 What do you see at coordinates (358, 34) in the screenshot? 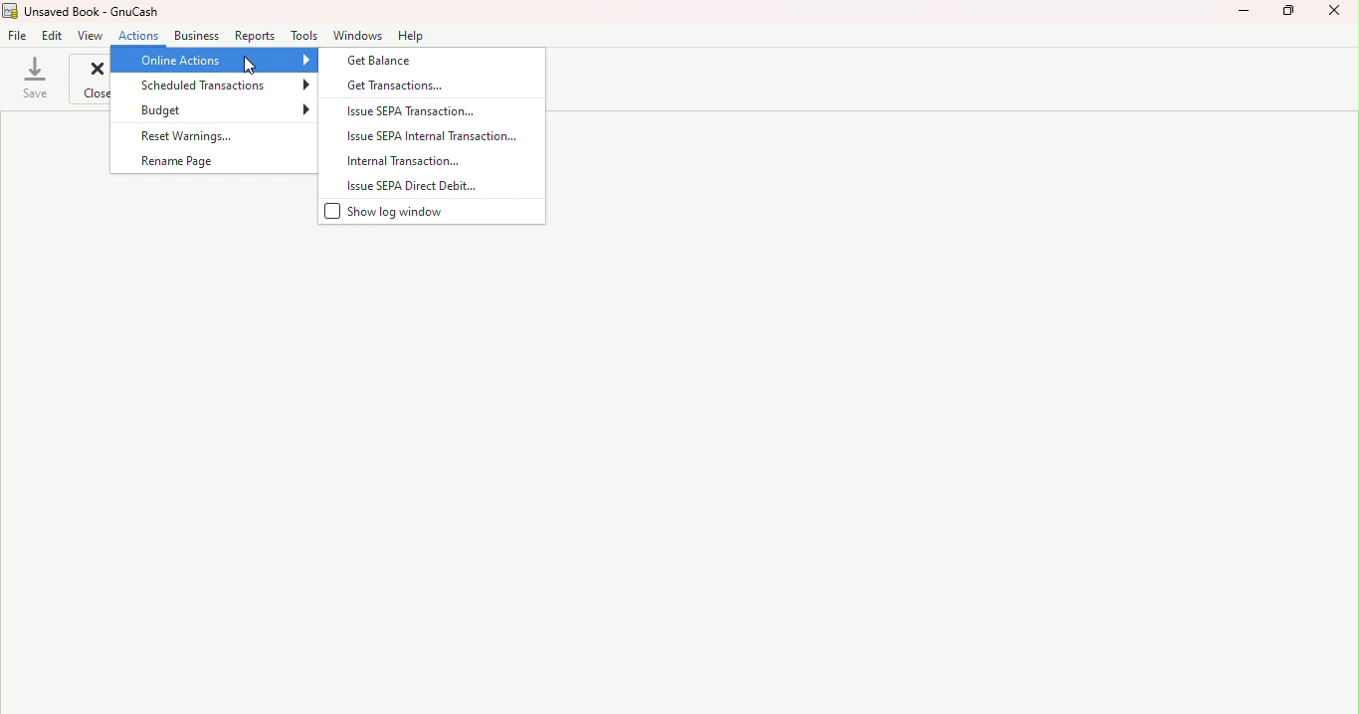
I see `Windows` at bounding box center [358, 34].